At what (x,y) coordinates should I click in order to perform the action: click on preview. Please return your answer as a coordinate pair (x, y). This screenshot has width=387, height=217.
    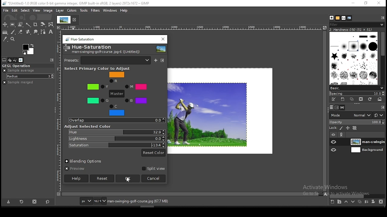
    Looking at the image, I should click on (75, 169).